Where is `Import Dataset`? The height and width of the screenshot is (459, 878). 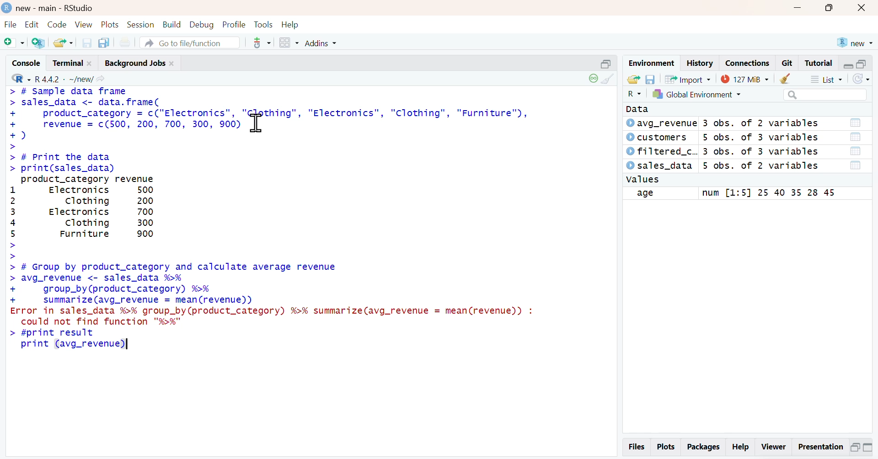 Import Dataset is located at coordinates (689, 80).